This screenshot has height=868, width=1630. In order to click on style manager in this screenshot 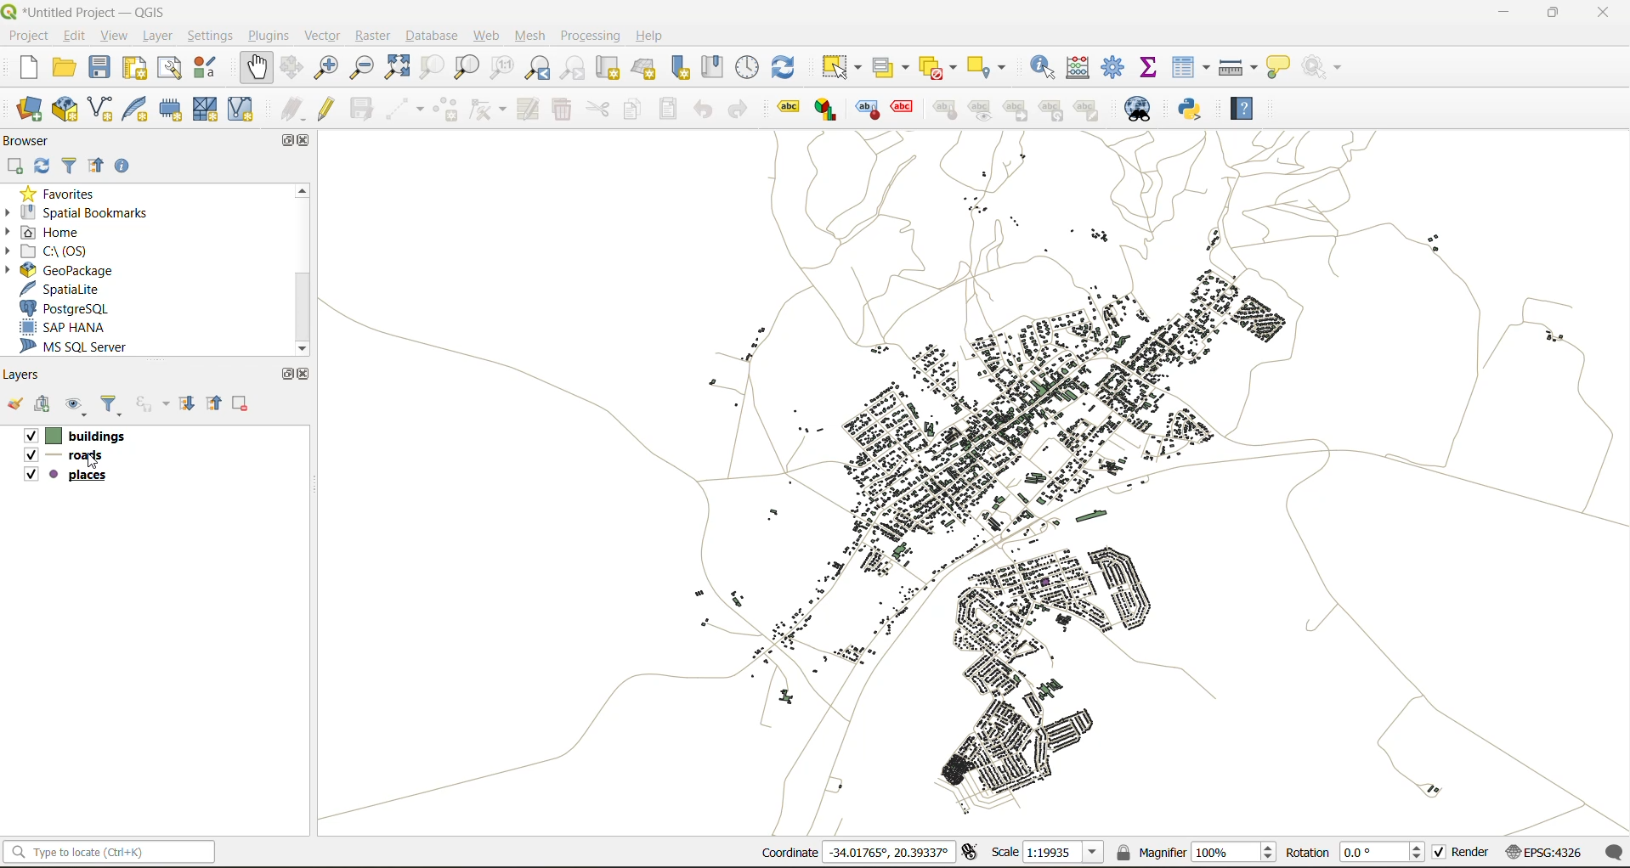, I will do `click(207, 69)`.